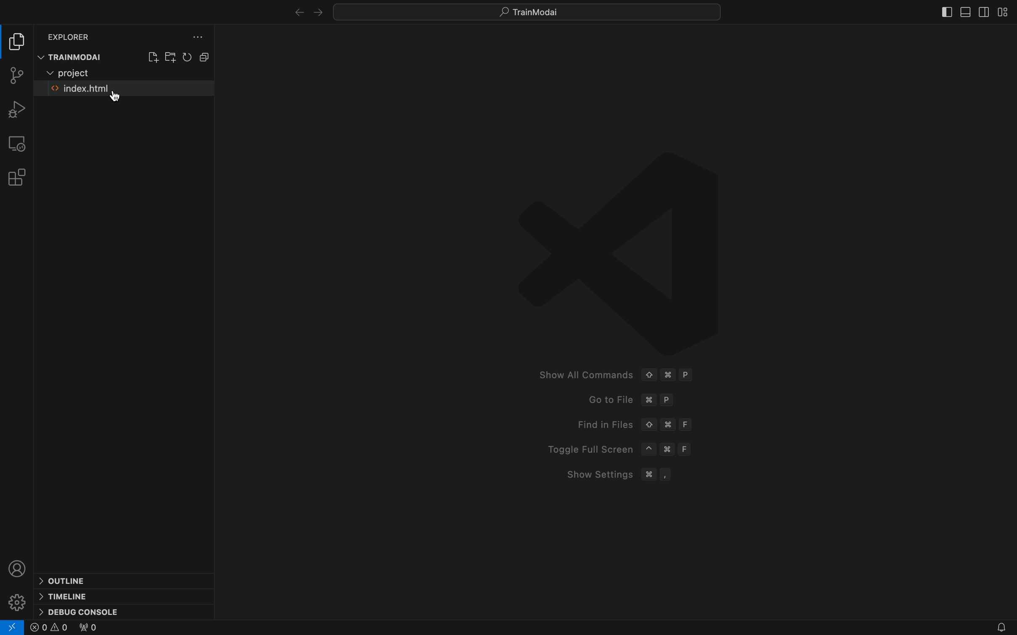 This screenshot has height=635, width=1017. I want to click on outline, so click(69, 580).